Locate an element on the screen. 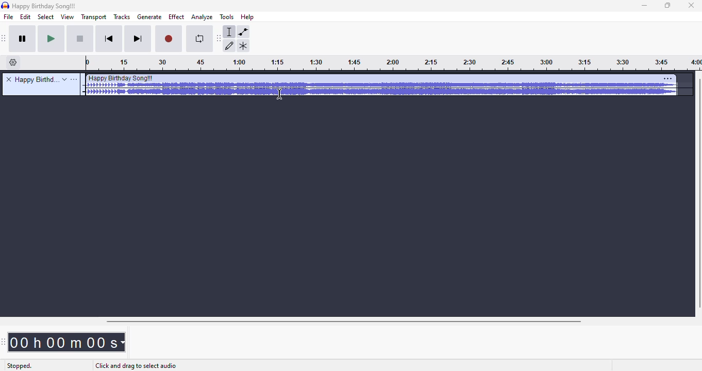 Image resolution: width=702 pixels, height=371 pixels. edit is located at coordinates (26, 17).